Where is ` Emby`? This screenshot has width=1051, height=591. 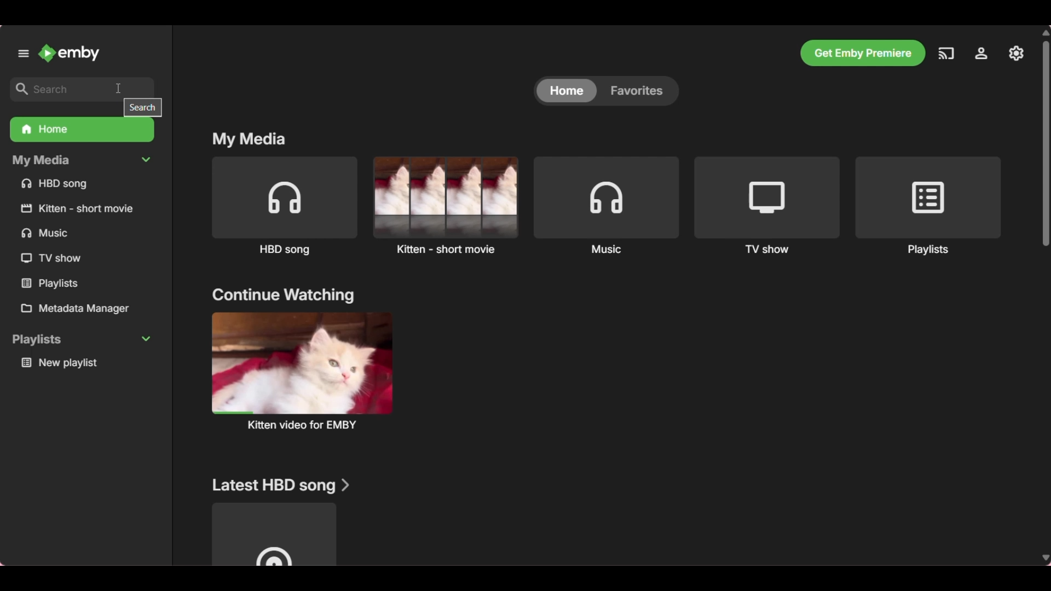  Emby is located at coordinates (70, 53).